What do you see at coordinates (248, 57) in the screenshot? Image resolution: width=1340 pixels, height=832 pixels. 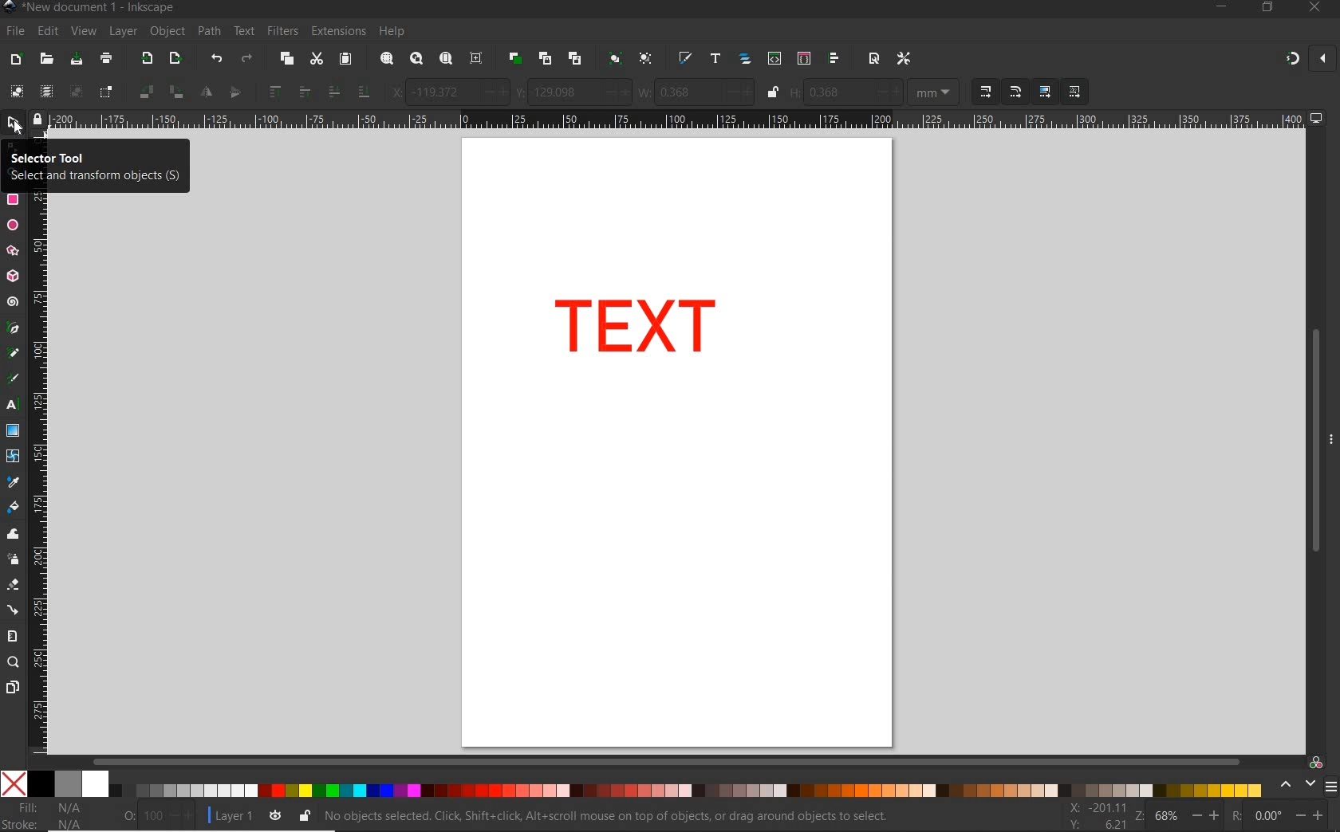 I see `REDO` at bounding box center [248, 57].